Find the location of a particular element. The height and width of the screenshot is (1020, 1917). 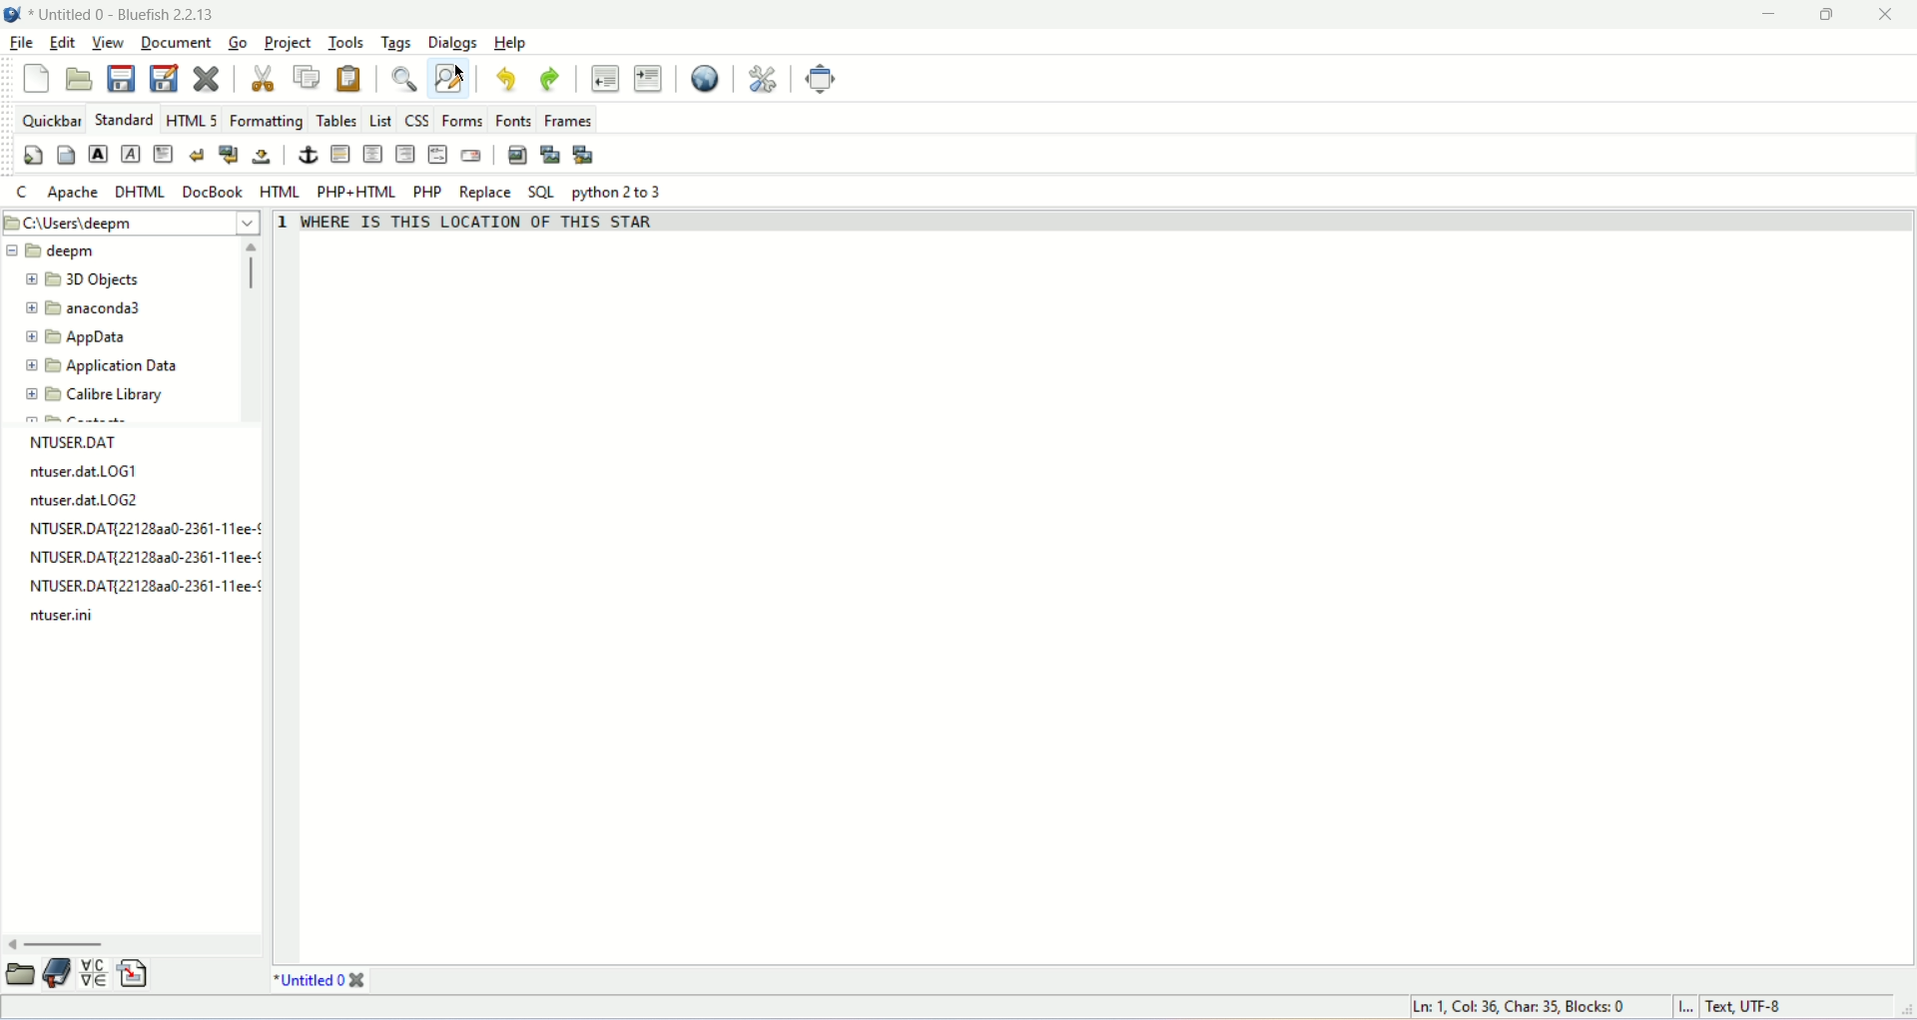

paste is located at coordinates (349, 79).